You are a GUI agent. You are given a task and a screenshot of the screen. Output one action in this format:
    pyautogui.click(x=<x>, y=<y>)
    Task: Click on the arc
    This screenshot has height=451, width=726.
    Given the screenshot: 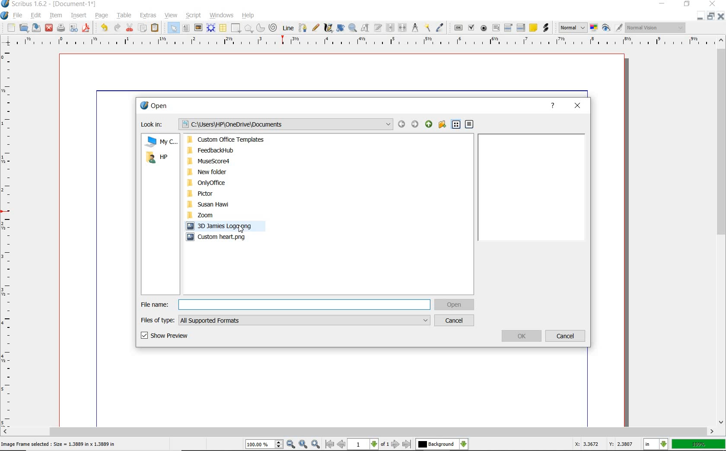 What is the action you would take?
    pyautogui.click(x=261, y=28)
    